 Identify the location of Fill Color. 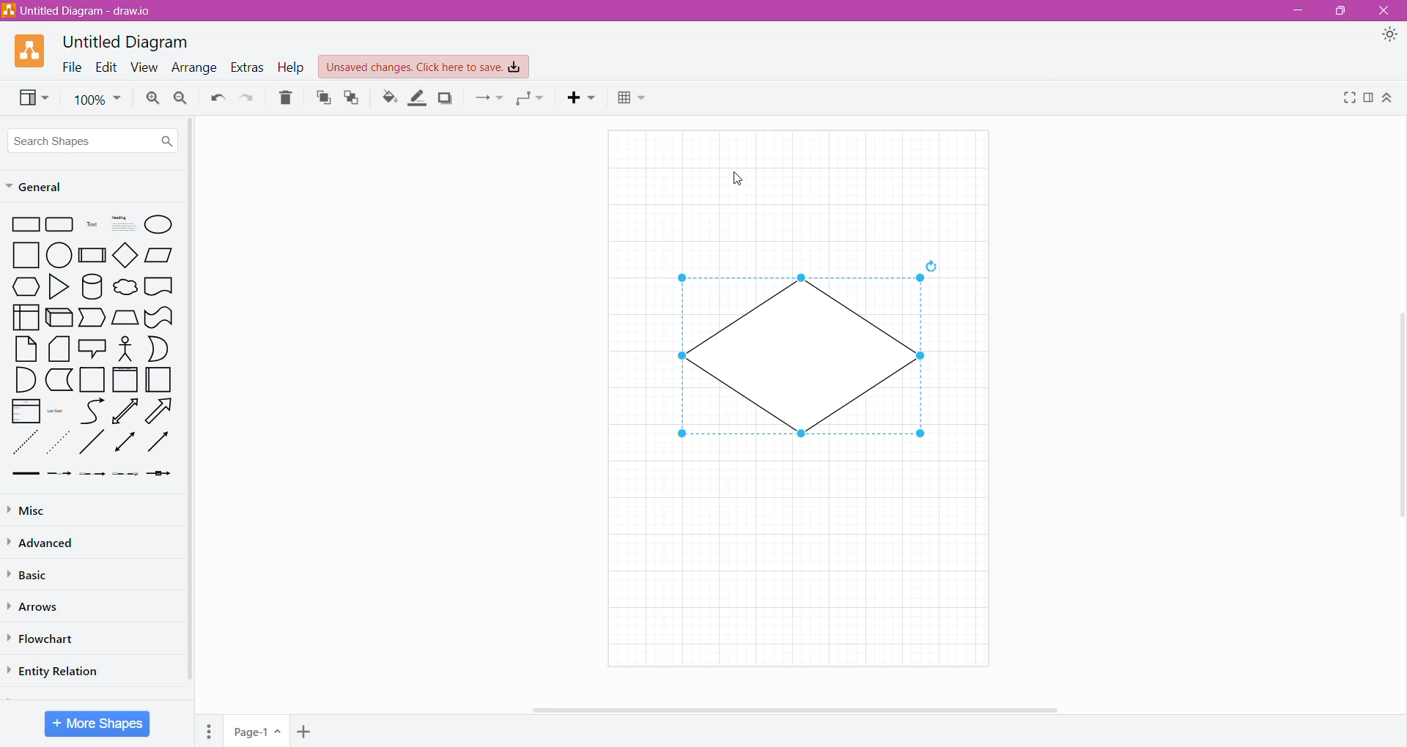
(390, 97).